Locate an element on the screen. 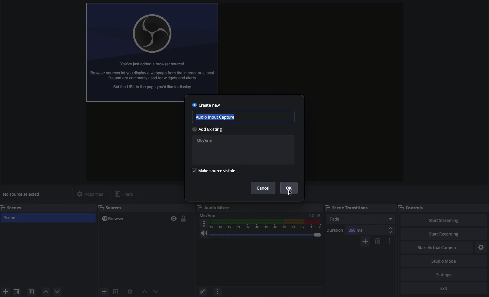  Move down is located at coordinates (156, 291).